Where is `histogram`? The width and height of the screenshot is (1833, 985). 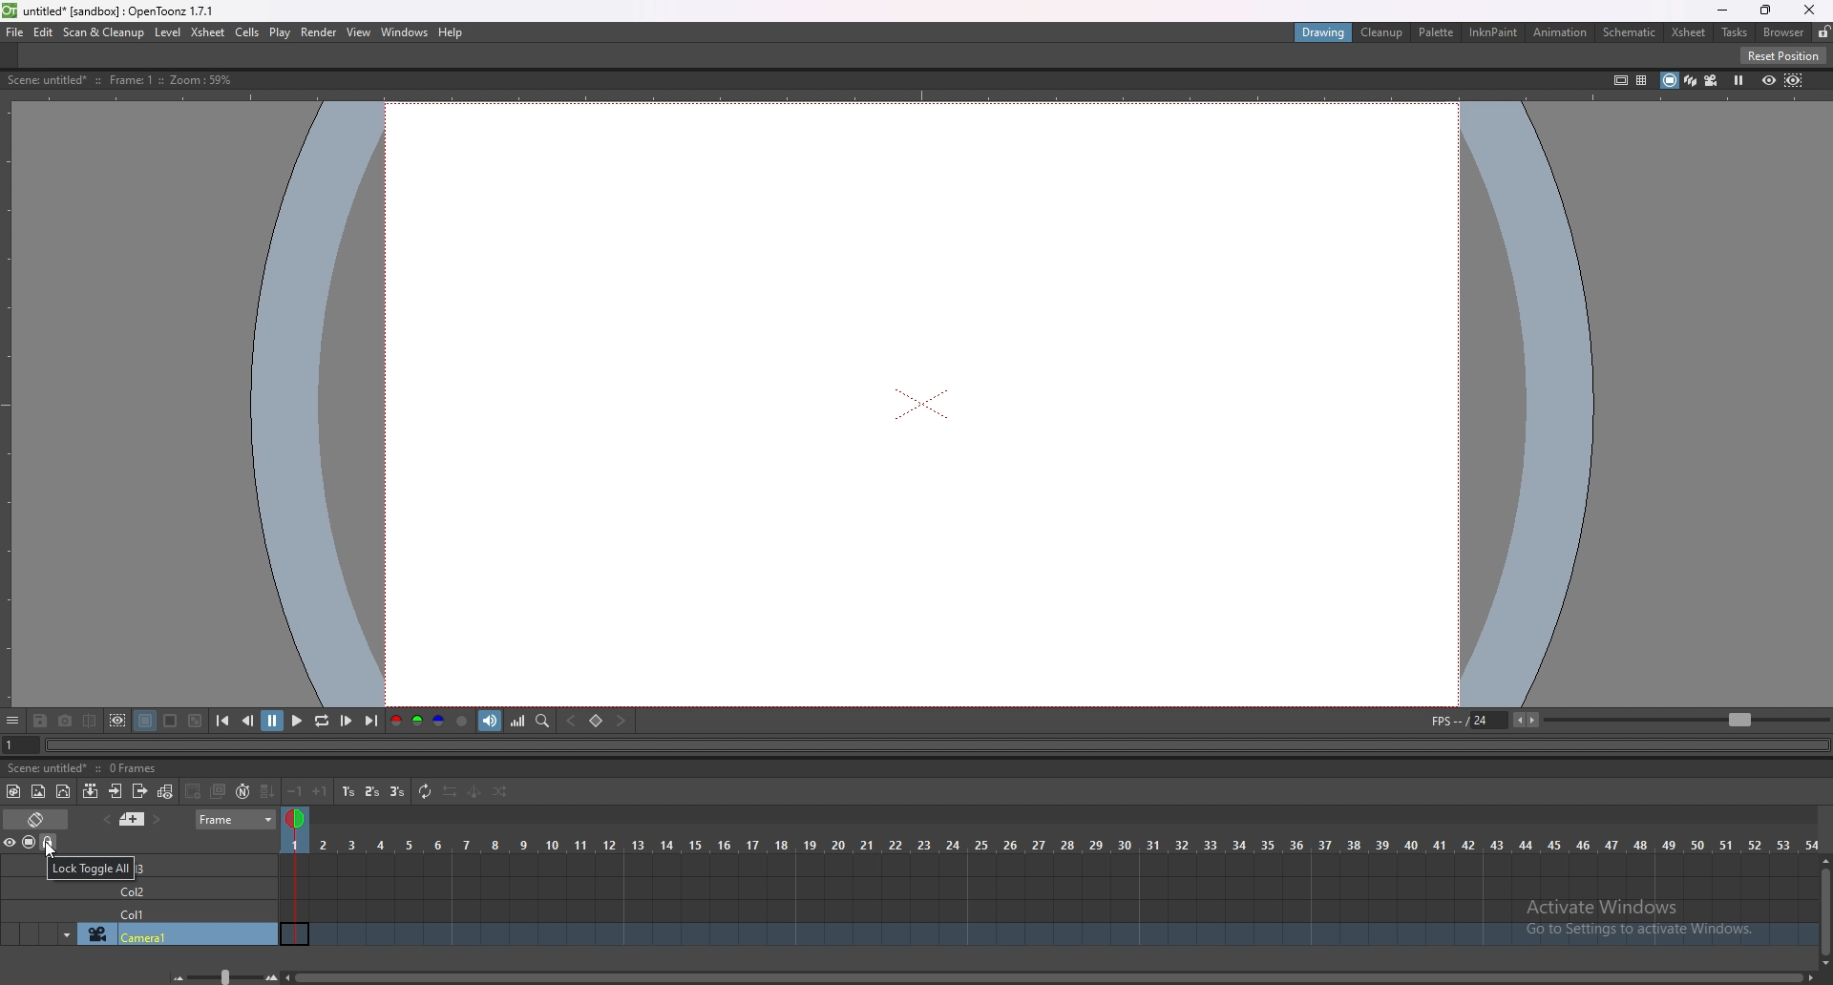 histogram is located at coordinates (519, 721).